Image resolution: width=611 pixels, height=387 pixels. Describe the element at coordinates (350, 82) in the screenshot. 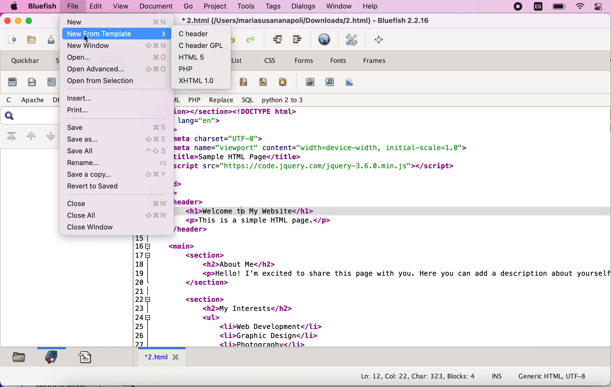

I see `canvas` at that location.